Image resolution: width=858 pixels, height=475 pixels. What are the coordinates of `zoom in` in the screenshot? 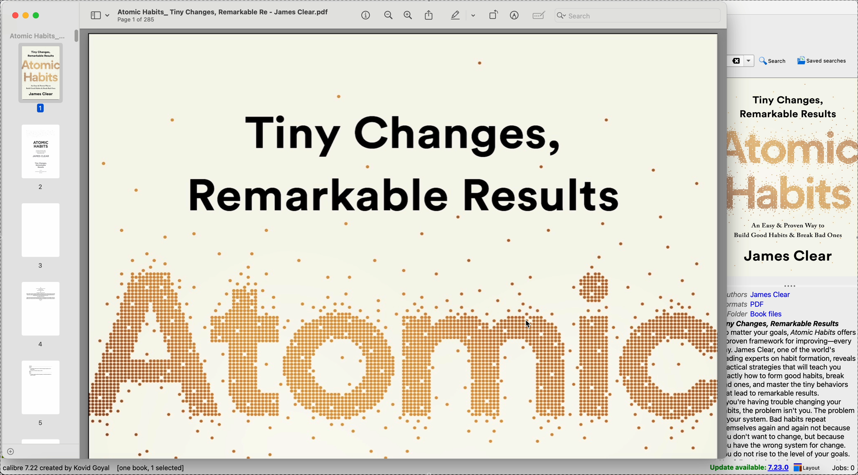 It's located at (409, 16).